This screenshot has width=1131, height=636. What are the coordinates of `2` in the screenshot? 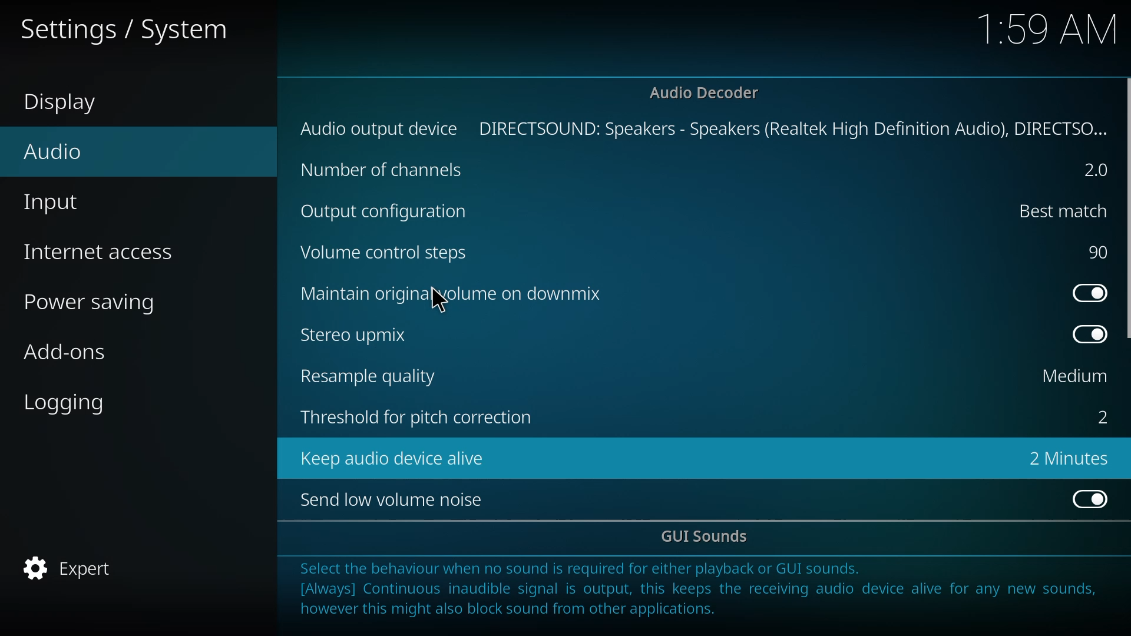 It's located at (1090, 170).